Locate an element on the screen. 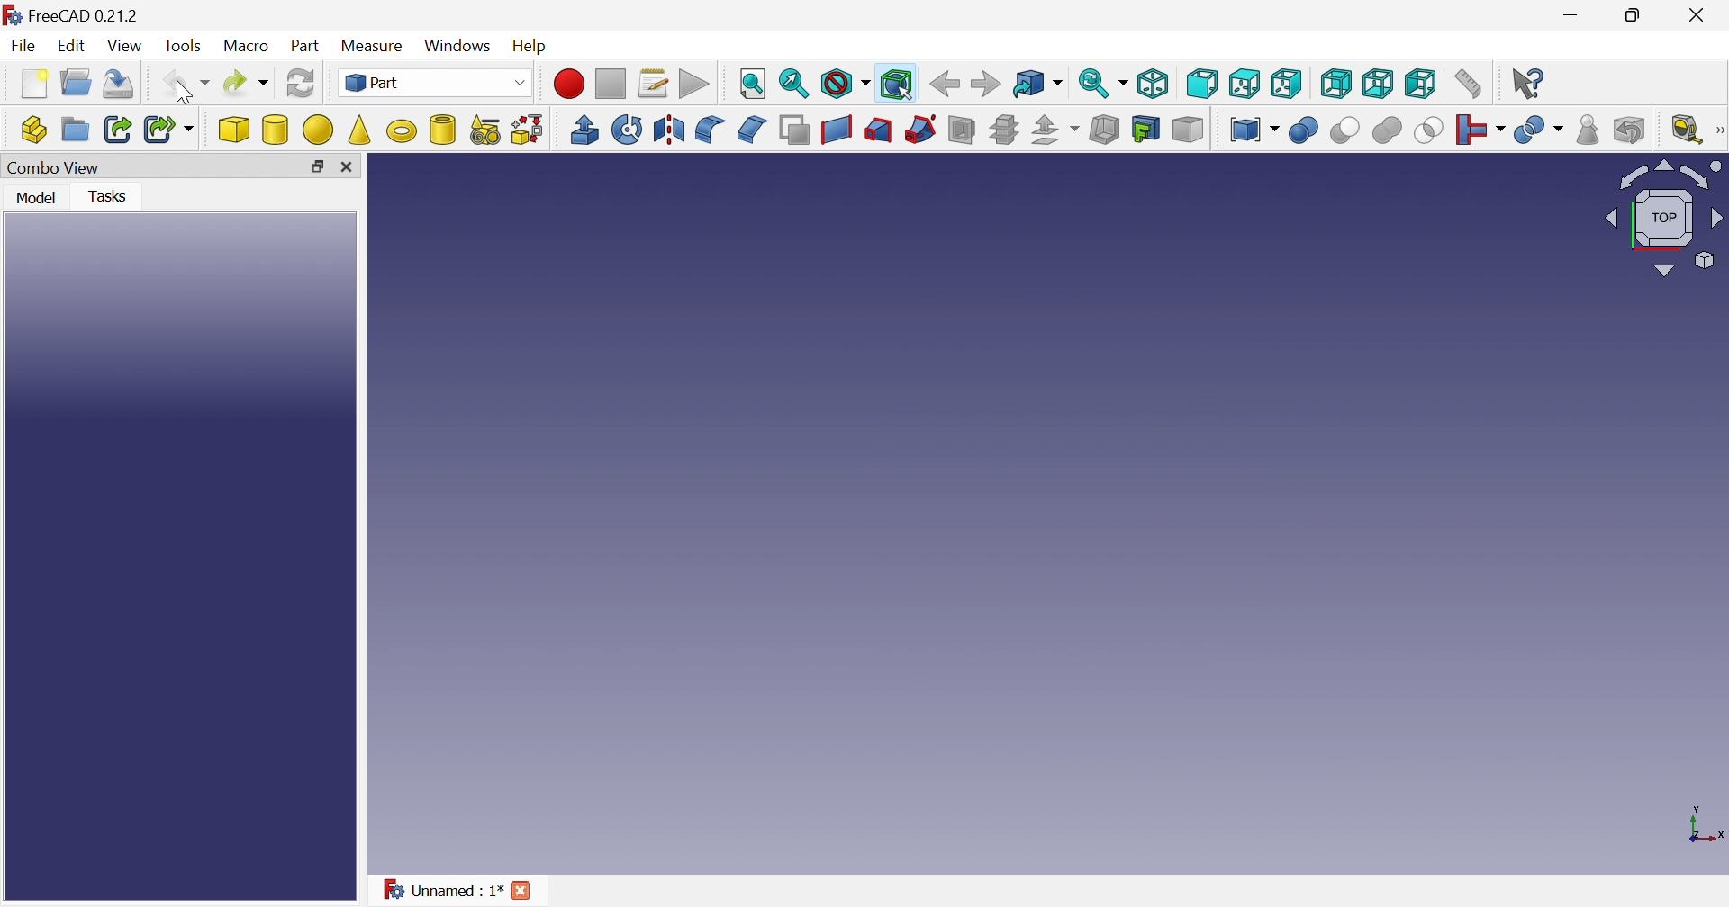 The height and width of the screenshot is (907, 1729). Section is located at coordinates (962, 131).